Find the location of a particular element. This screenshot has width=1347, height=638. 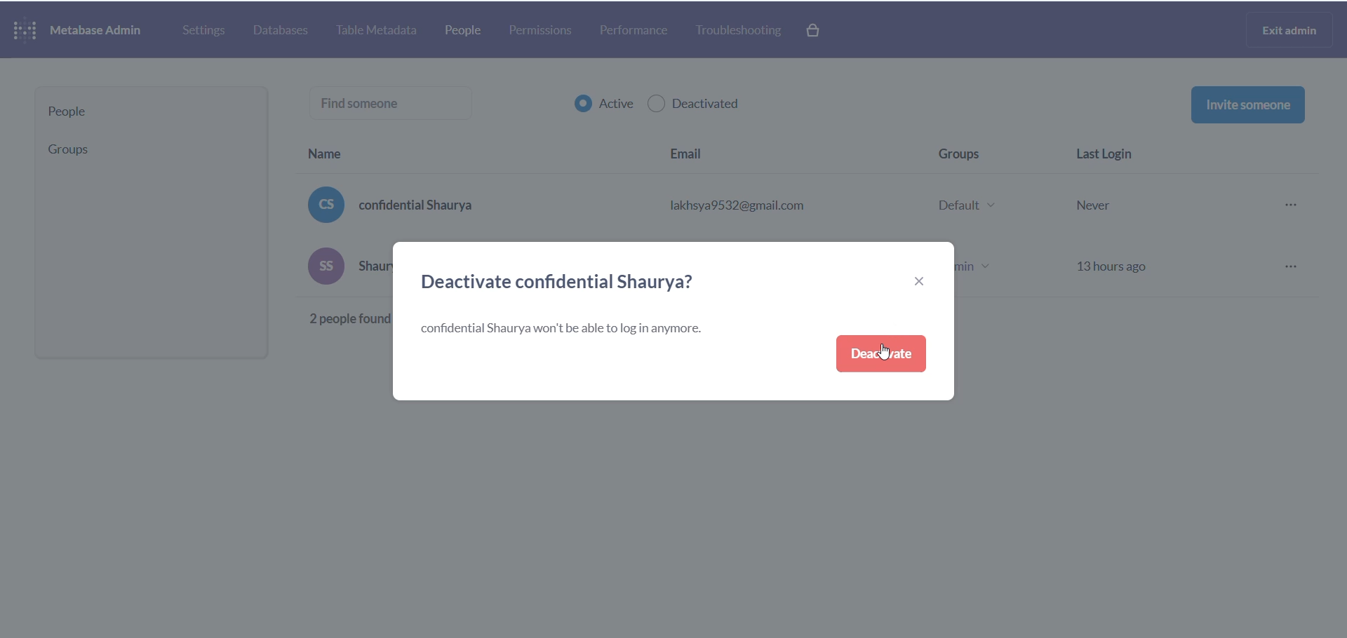

more options is located at coordinates (1292, 203).